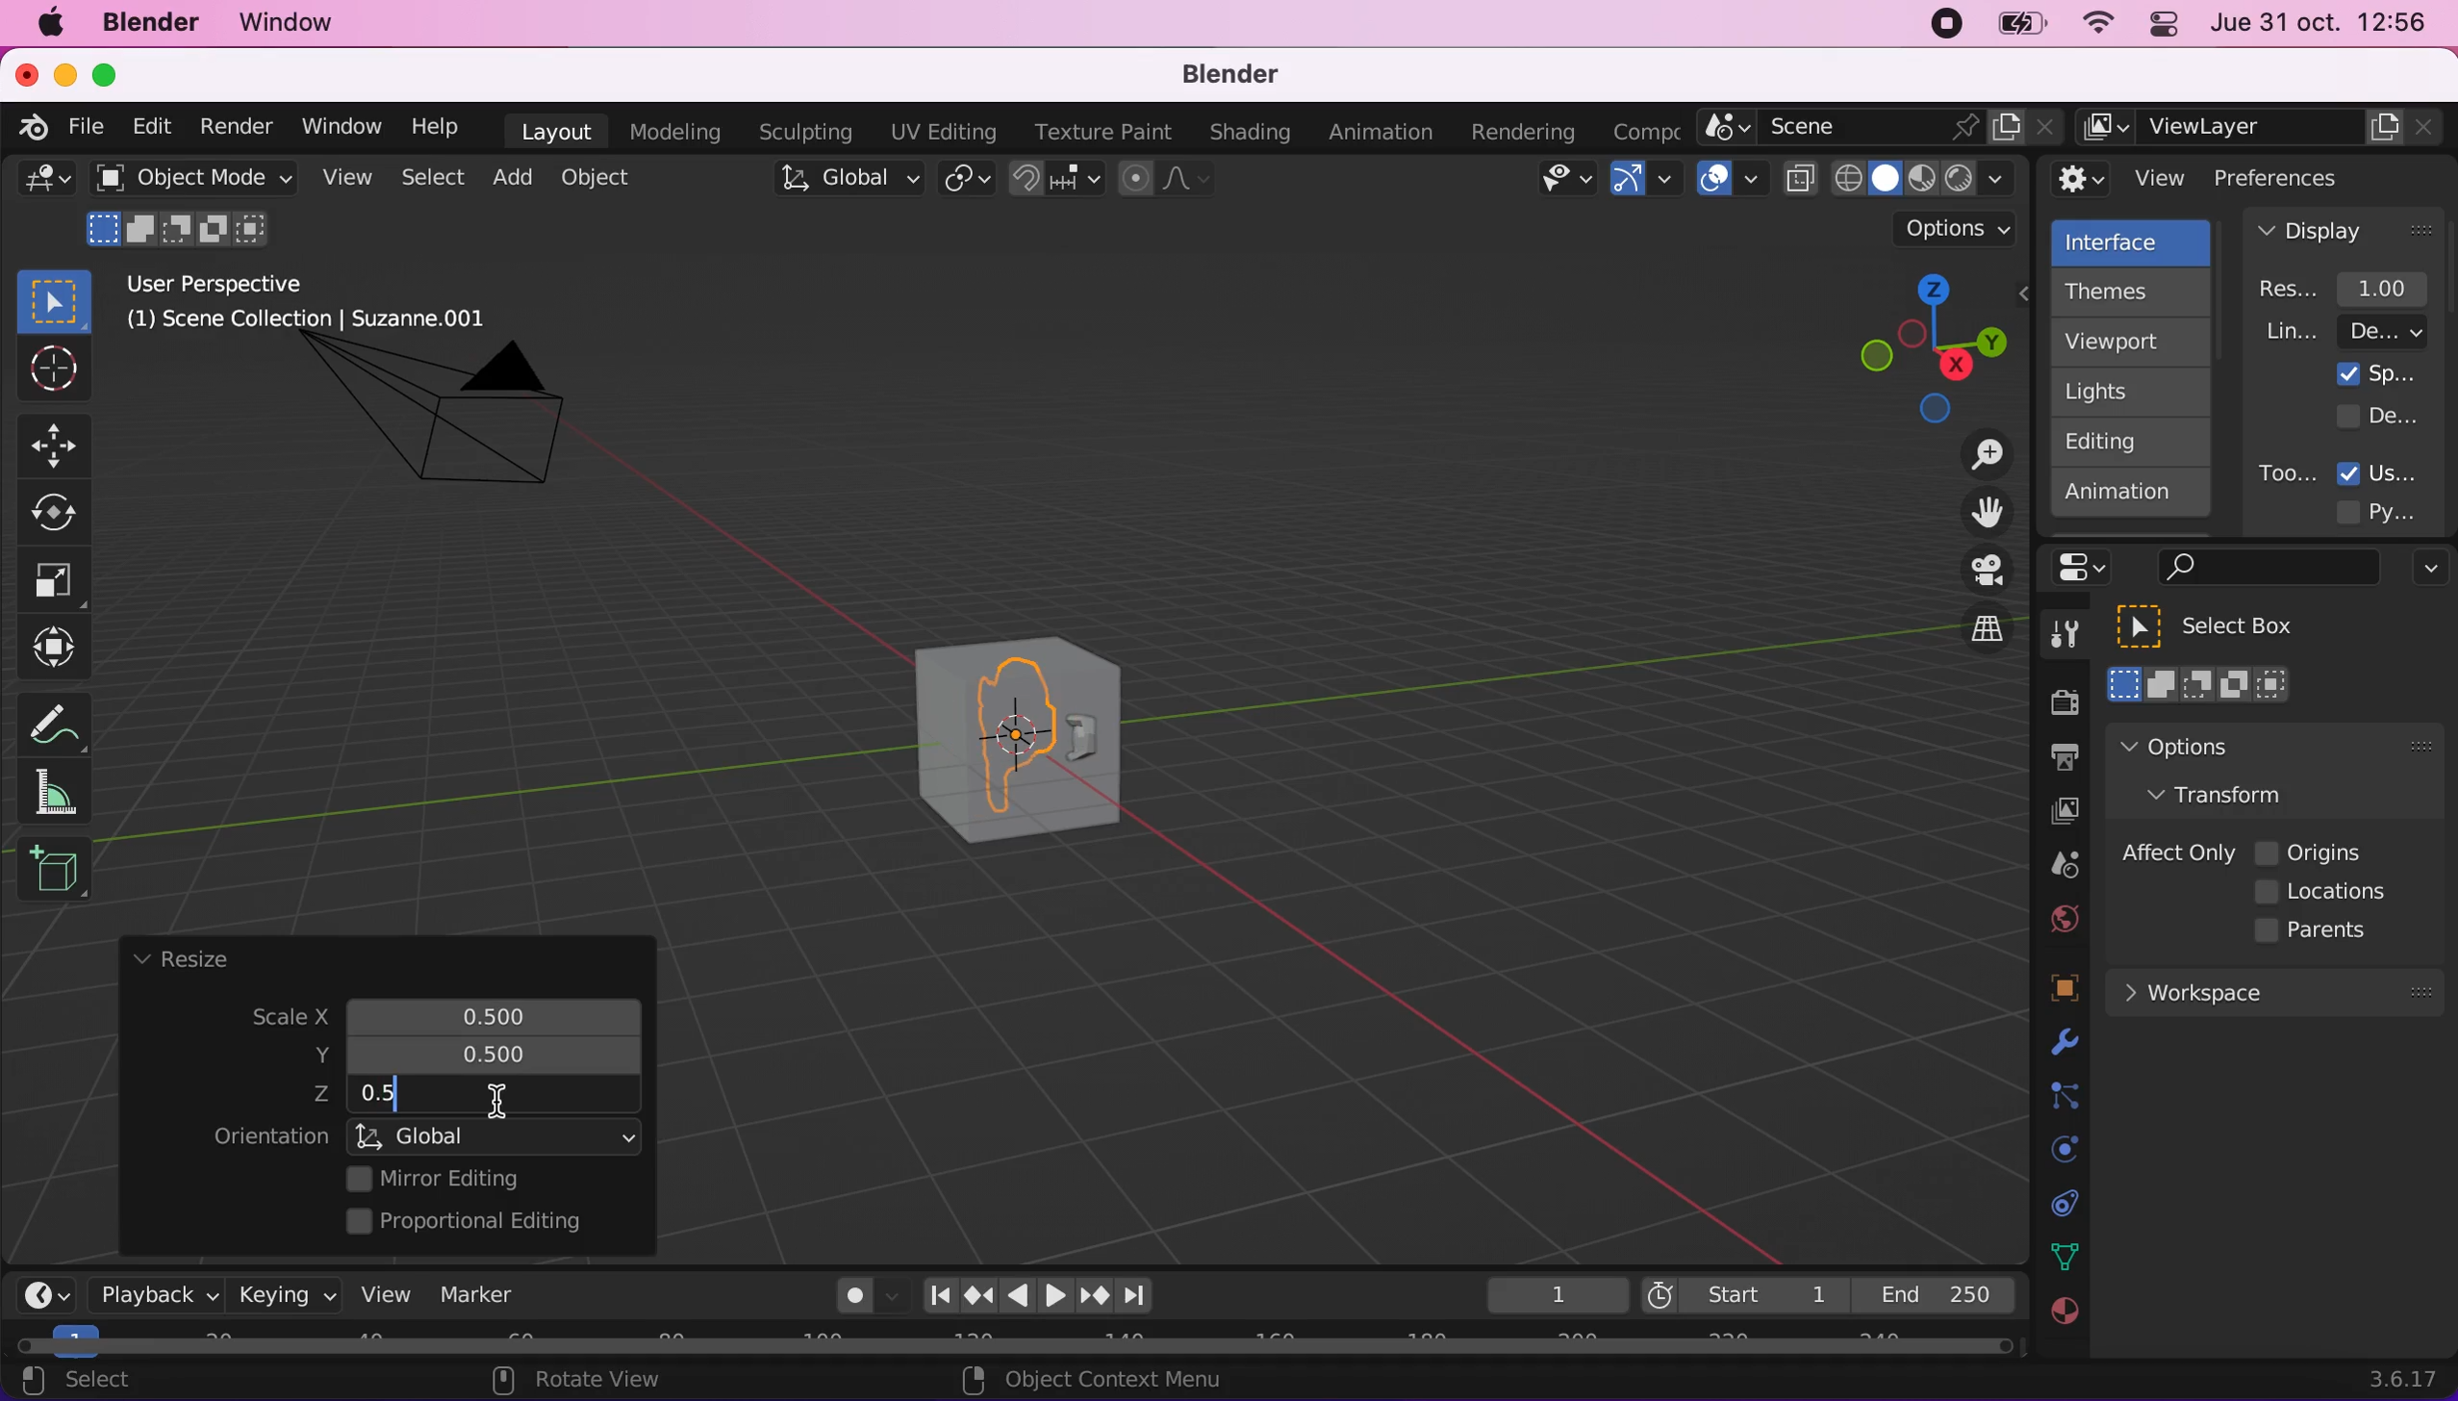 Image resolution: width=2458 pixels, height=1401 pixels. Describe the element at coordinates (2327, 892) in the screenshot. I see `locations` at that location.